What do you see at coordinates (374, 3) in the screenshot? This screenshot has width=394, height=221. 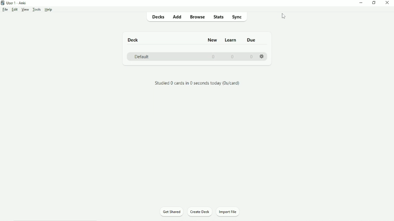 I see `Restore down` at bounding box center [374, 3].